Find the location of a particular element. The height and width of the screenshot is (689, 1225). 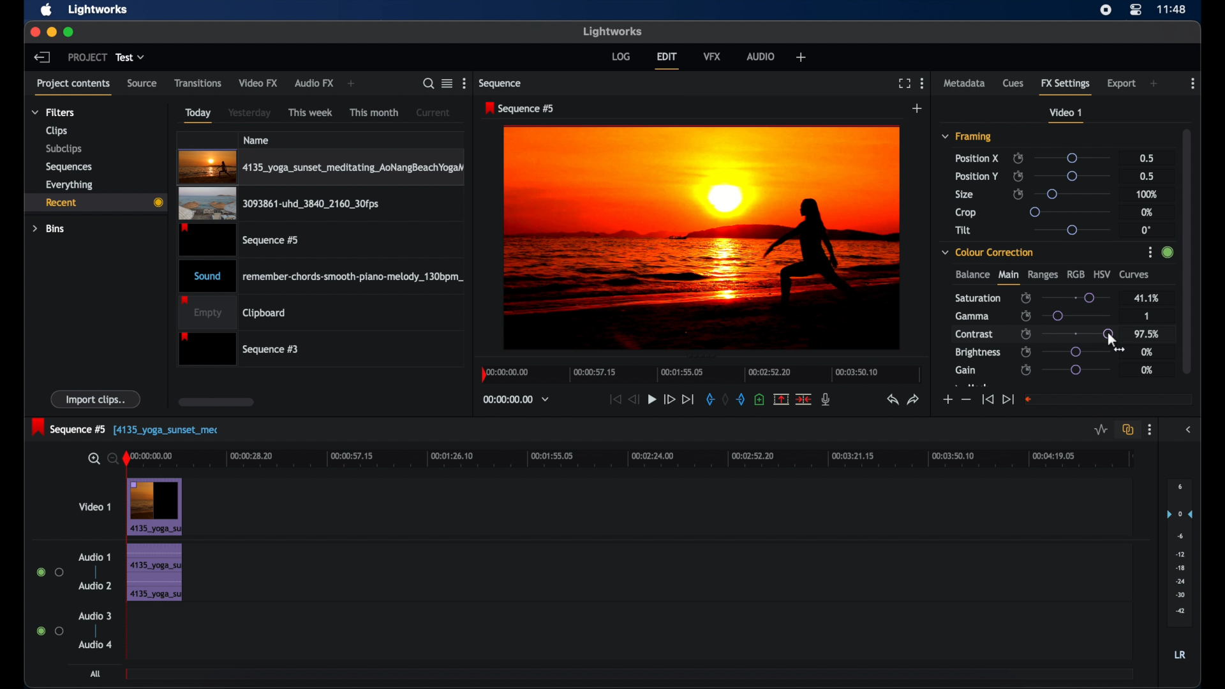

gain is located at coordinates (965, 370).